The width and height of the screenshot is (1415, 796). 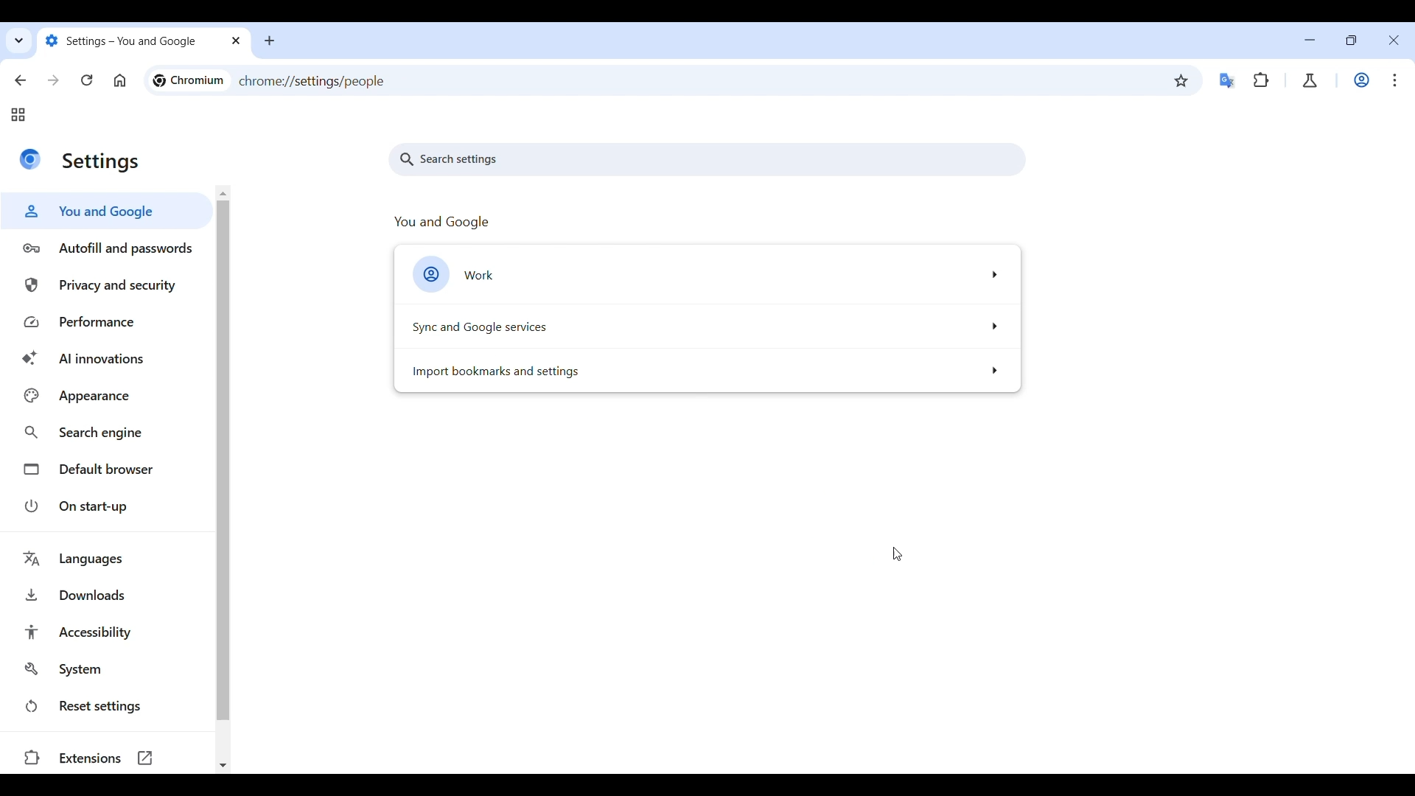 What do you see at coordinates (110, 285) in the screenshot?
I see `Privacy and security` at bounding box center [110, 285].